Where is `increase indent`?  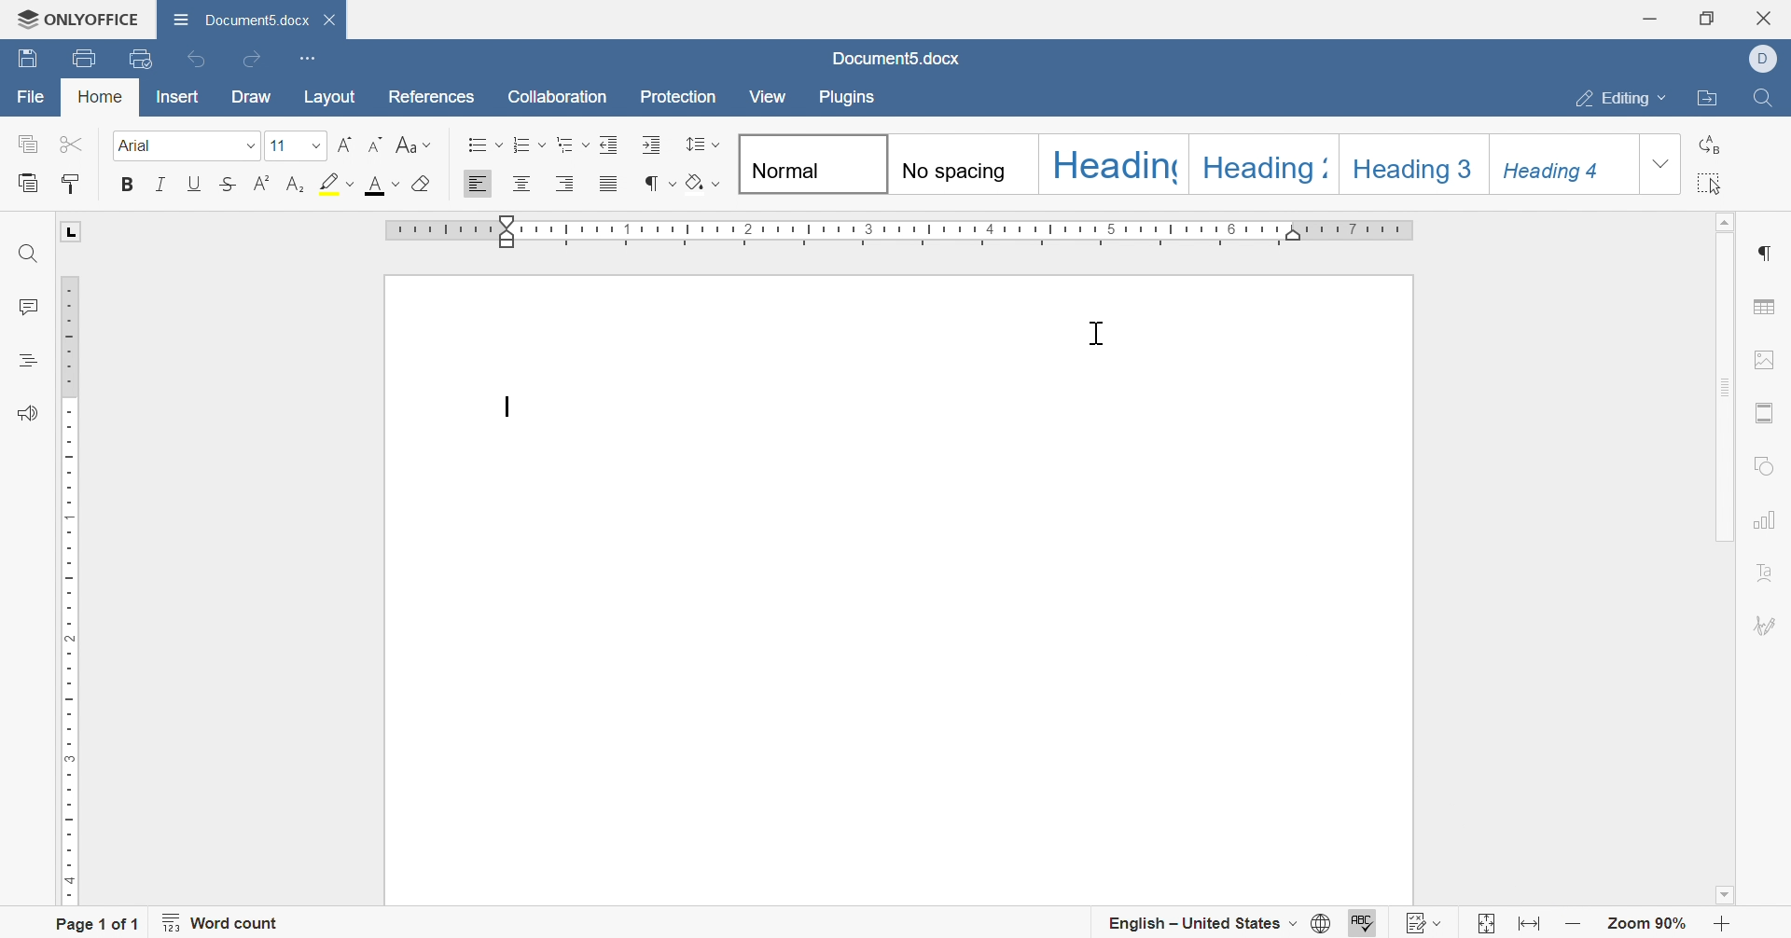
increase indent is located at coordinates (650, 144).